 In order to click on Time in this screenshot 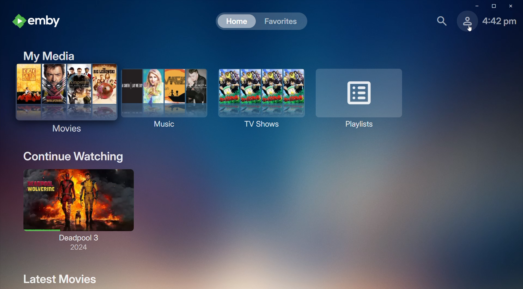, I will do `click(499, 23)`.